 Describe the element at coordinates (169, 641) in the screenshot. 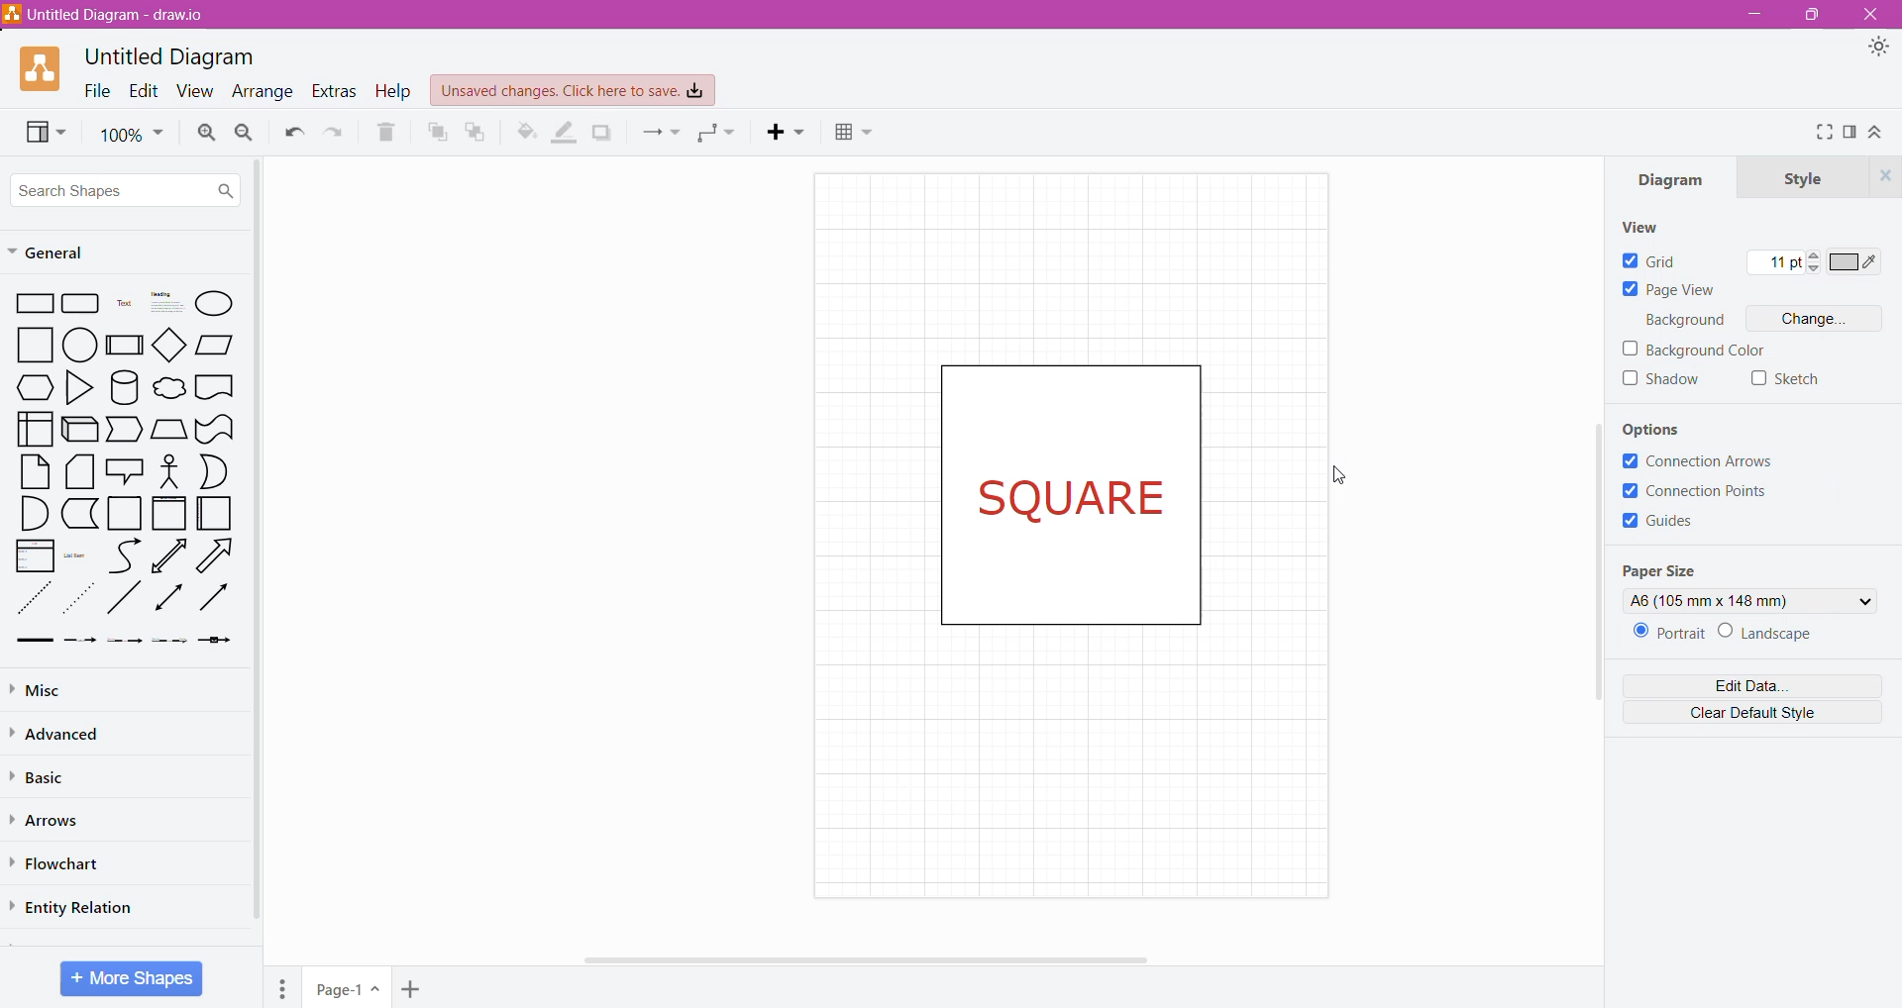

I see `Dotted Arrow ` at that location.